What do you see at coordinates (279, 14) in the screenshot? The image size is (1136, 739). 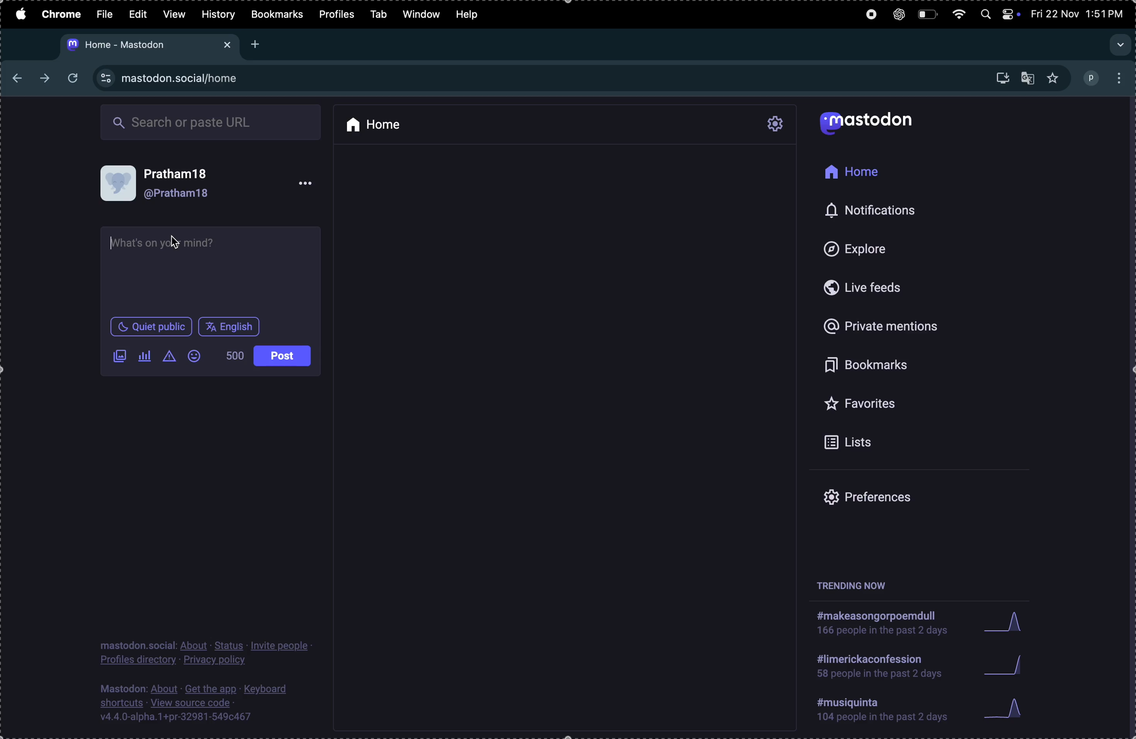 I see `bookmarks` at bounding box center [279, 14].